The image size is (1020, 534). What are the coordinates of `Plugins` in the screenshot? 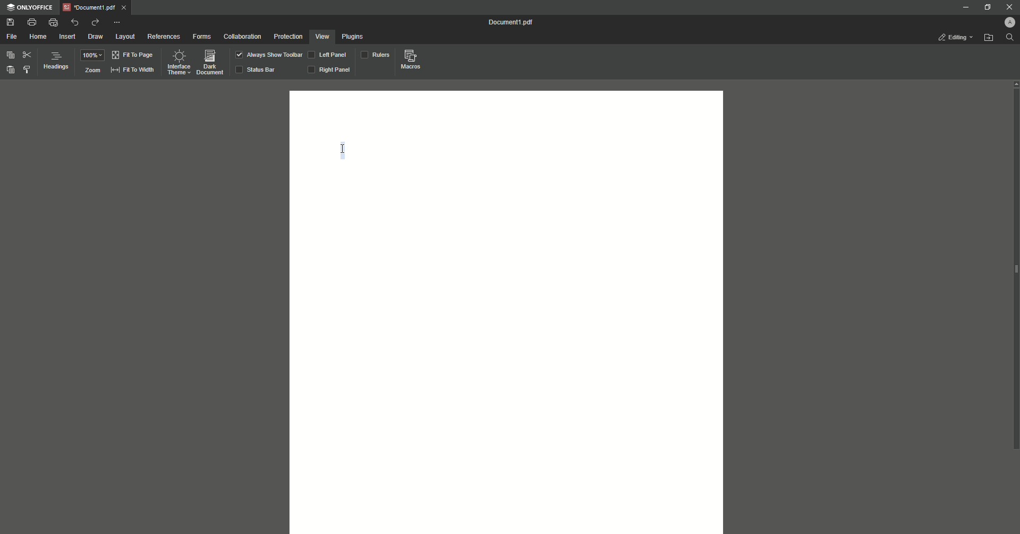 It's located at (354, 38).